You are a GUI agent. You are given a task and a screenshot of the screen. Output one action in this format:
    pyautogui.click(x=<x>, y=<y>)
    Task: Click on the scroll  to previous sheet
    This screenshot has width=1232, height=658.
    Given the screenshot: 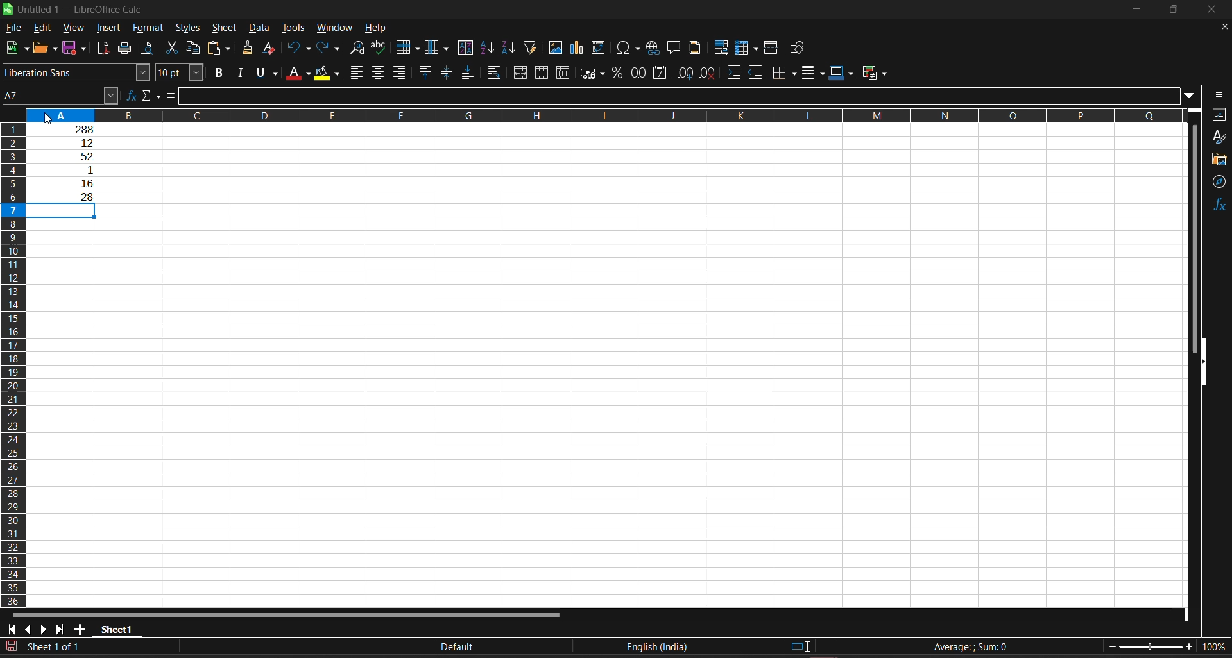 What is the action you would take?
    pyautogui.click(x=27, y=628)
    